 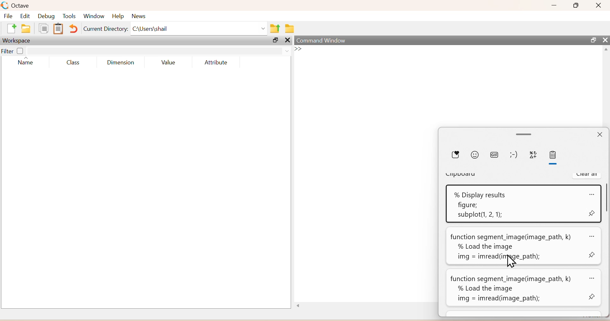 I want to click on File, so click(x=9, y=16).